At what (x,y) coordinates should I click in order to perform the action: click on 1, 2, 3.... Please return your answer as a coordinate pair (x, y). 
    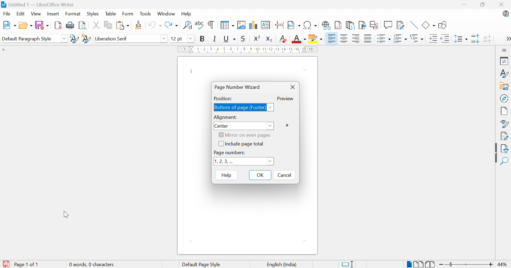
    Looking at the image, I should click on (224, 161).